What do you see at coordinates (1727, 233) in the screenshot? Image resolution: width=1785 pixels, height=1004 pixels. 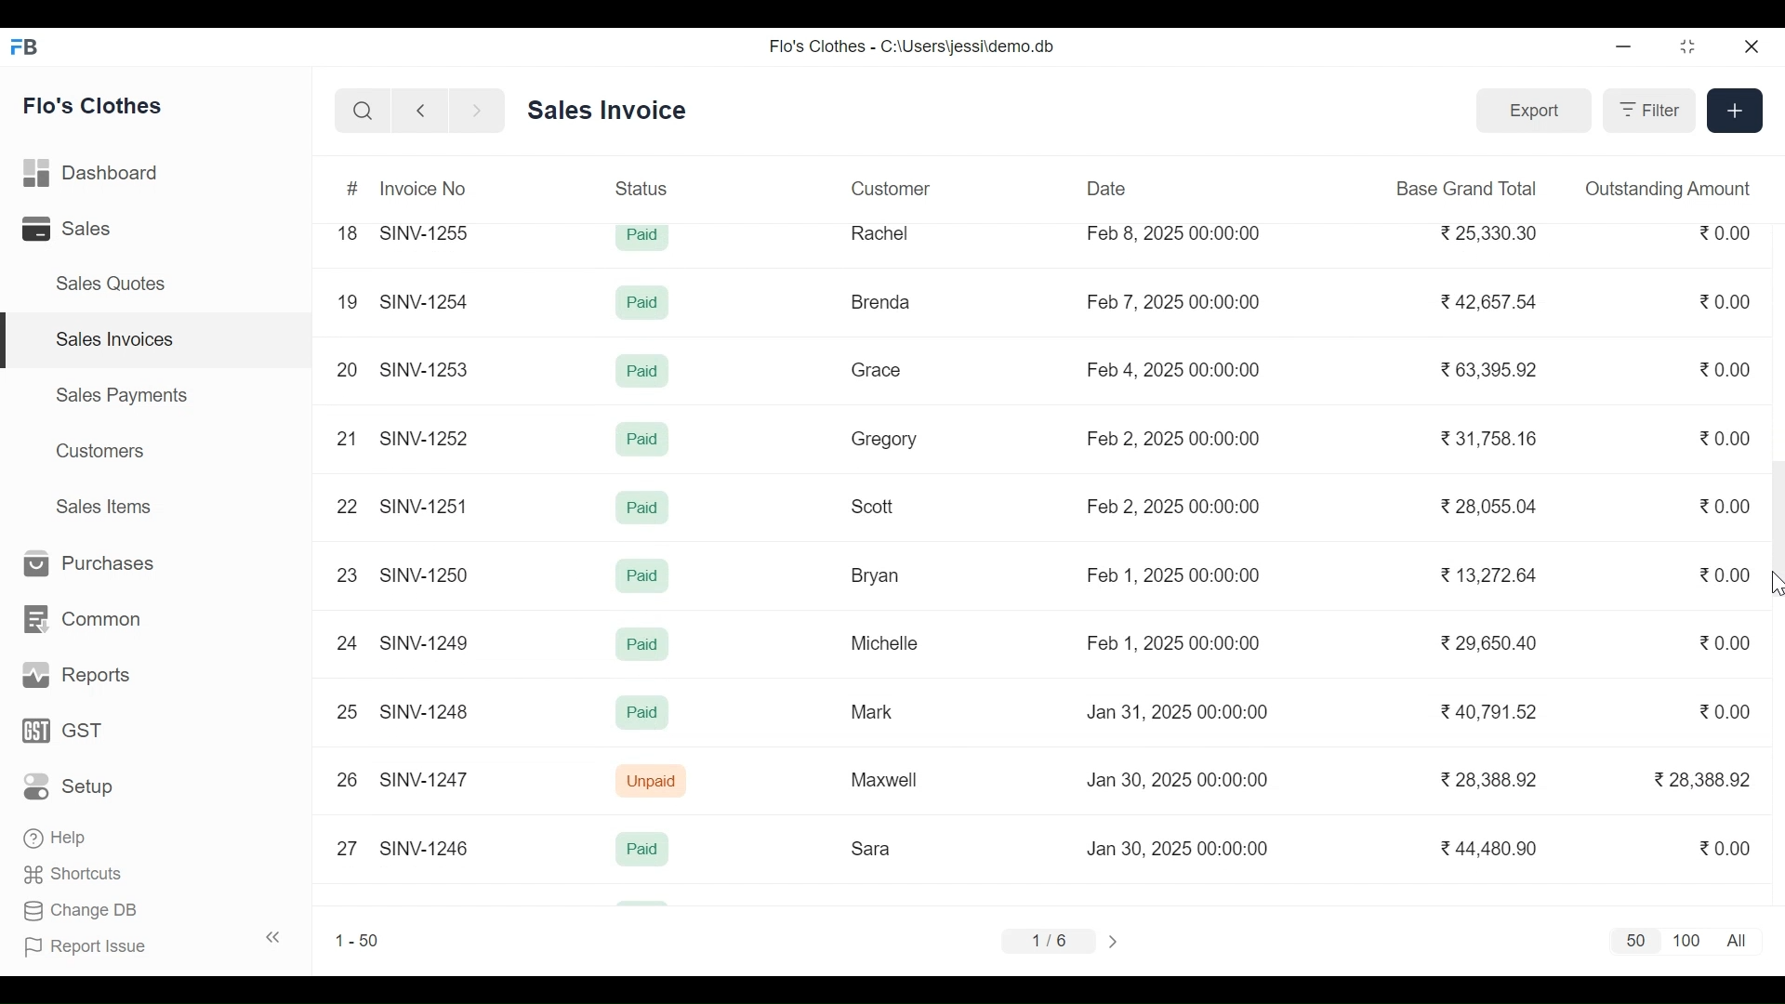 I see `0.00` at bounding box center [1727, 233].